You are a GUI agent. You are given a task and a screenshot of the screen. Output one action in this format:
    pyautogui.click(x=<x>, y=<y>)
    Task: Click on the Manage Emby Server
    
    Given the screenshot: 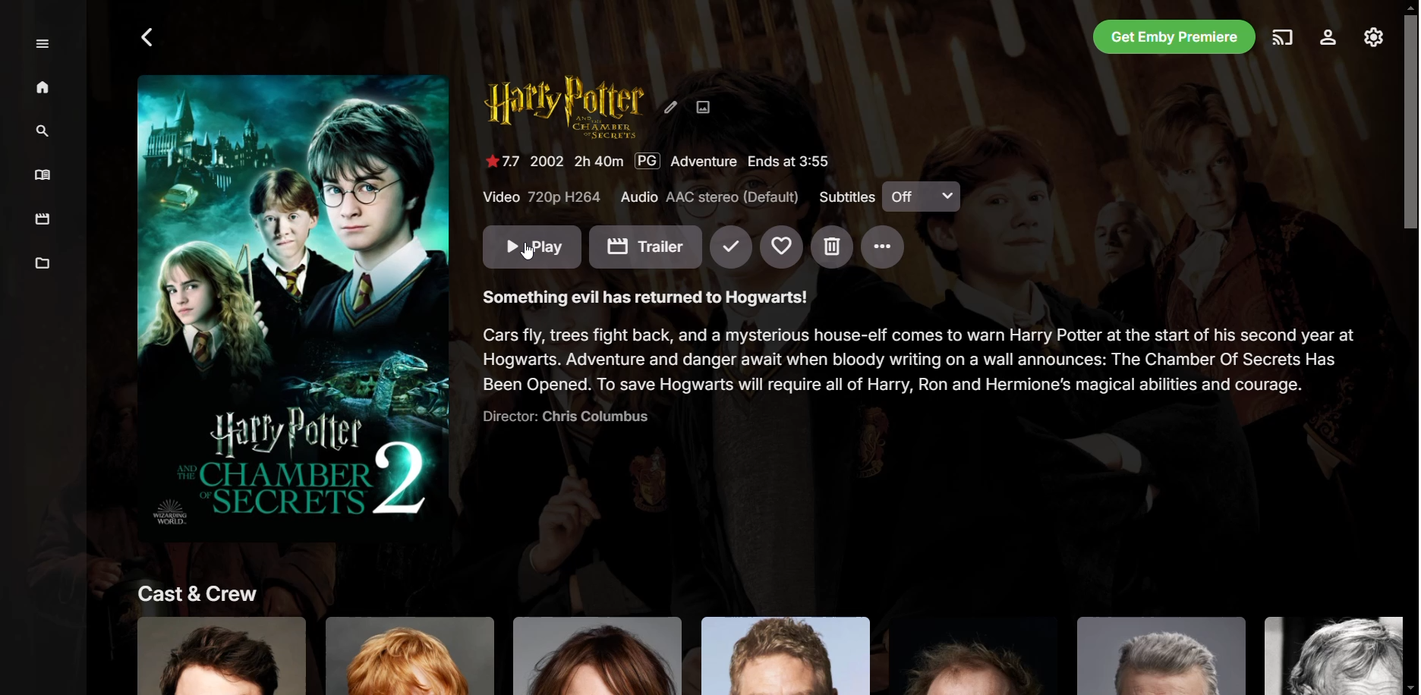 What is the action you would take?
    pyautogui.click(x=1374, y=38)
    